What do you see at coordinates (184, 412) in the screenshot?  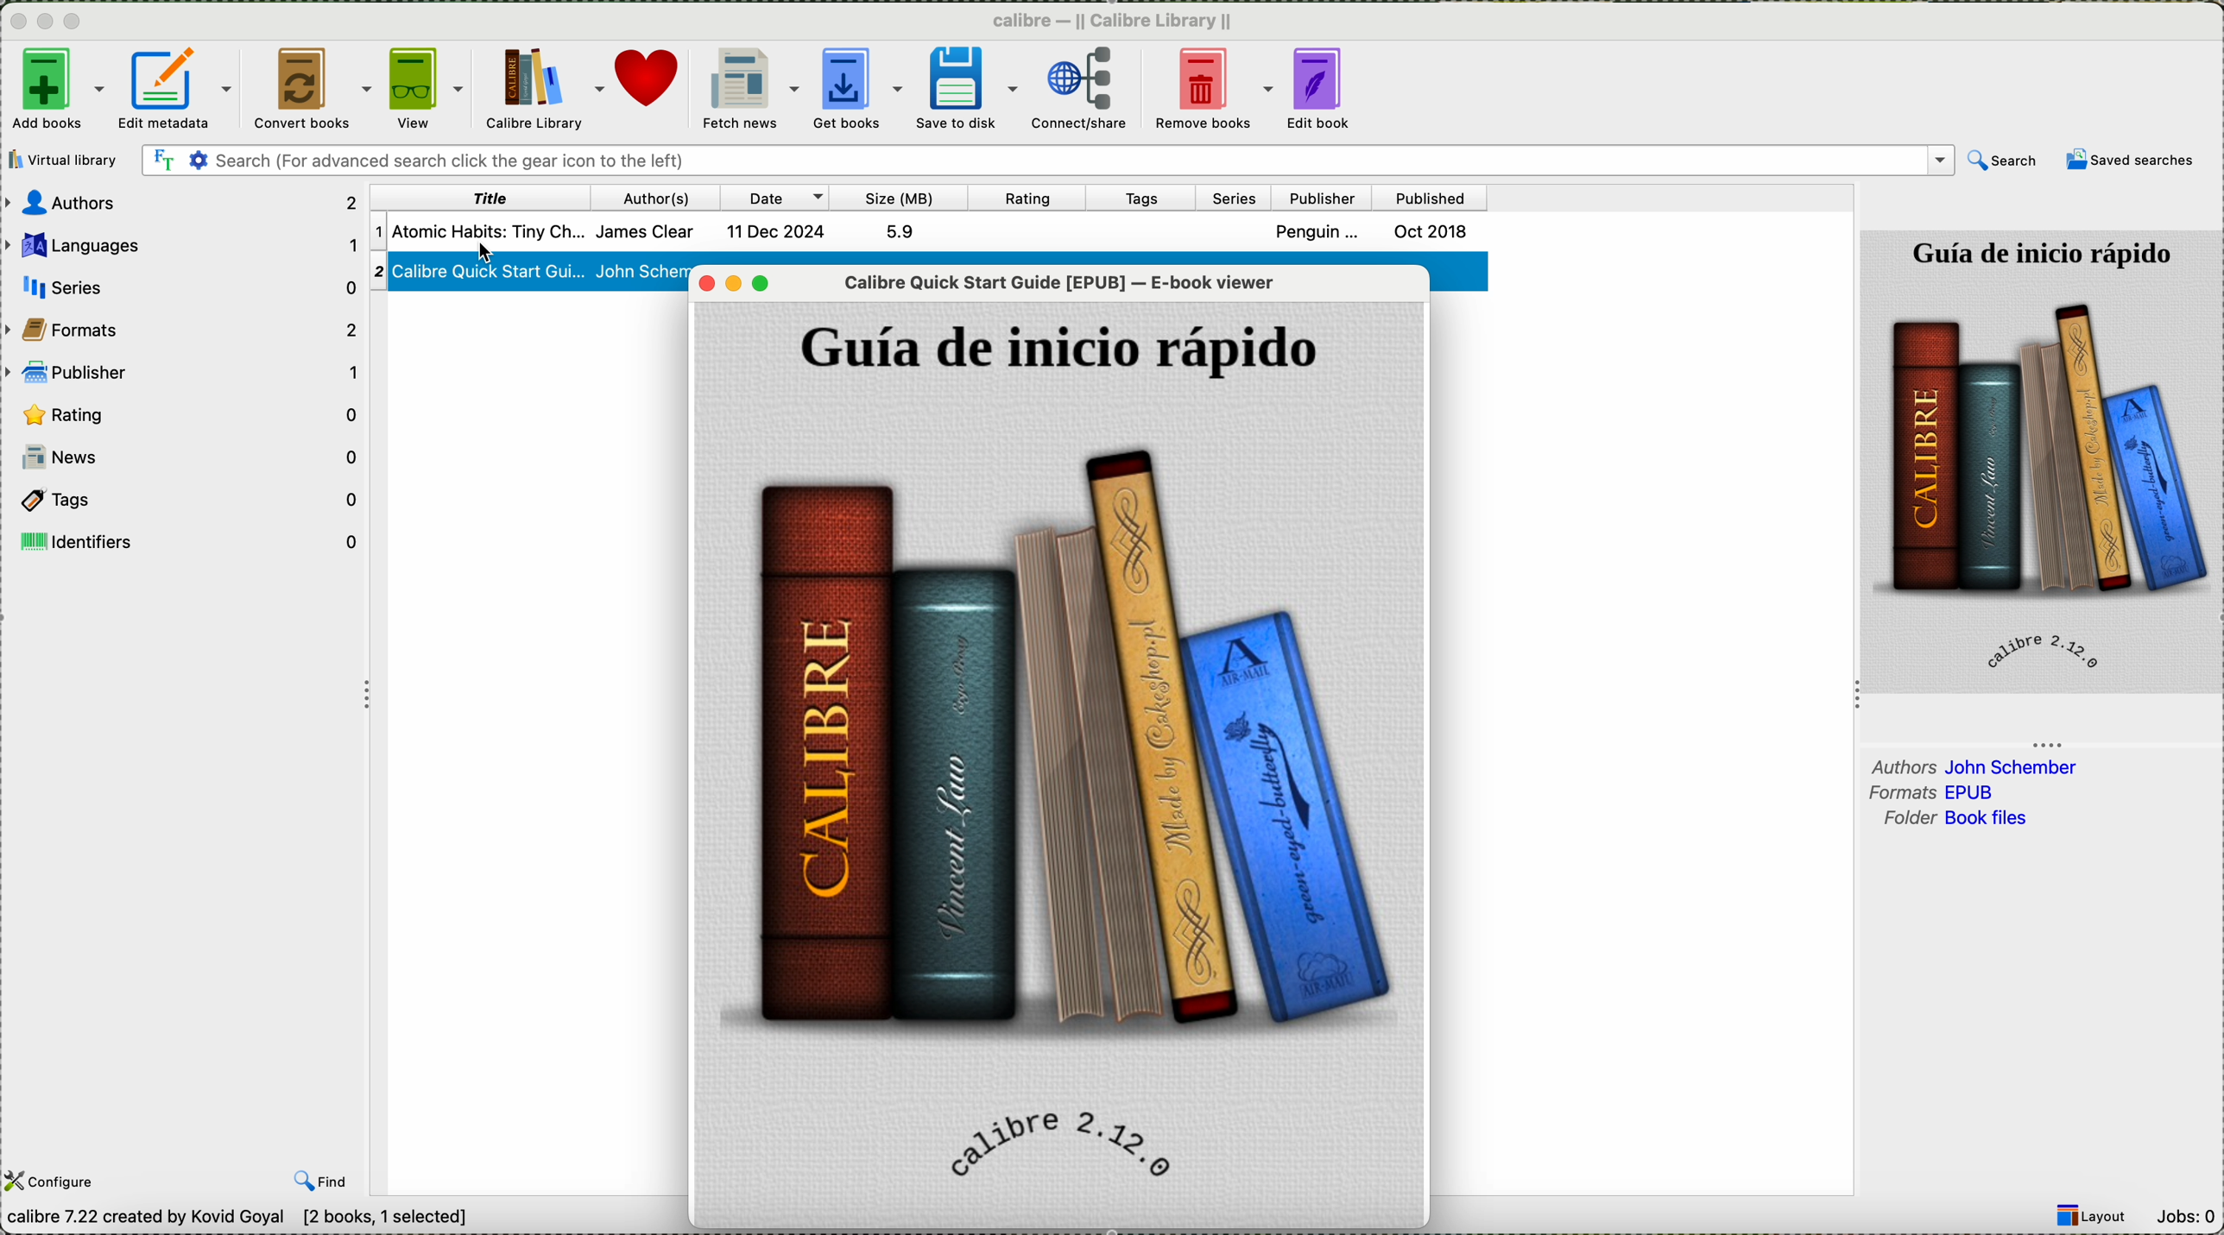 I see `rating` at bounding box center [184, 412].